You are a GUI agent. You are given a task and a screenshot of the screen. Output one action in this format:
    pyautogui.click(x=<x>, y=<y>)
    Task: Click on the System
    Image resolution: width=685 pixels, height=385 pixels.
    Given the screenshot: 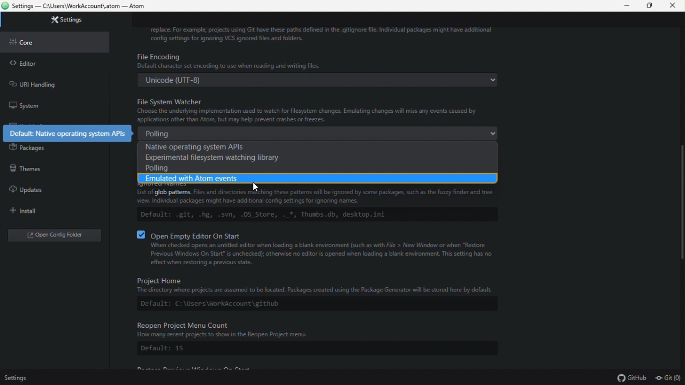 What is the action you would take?
    pyautogui.click(x=52, y=103)
    